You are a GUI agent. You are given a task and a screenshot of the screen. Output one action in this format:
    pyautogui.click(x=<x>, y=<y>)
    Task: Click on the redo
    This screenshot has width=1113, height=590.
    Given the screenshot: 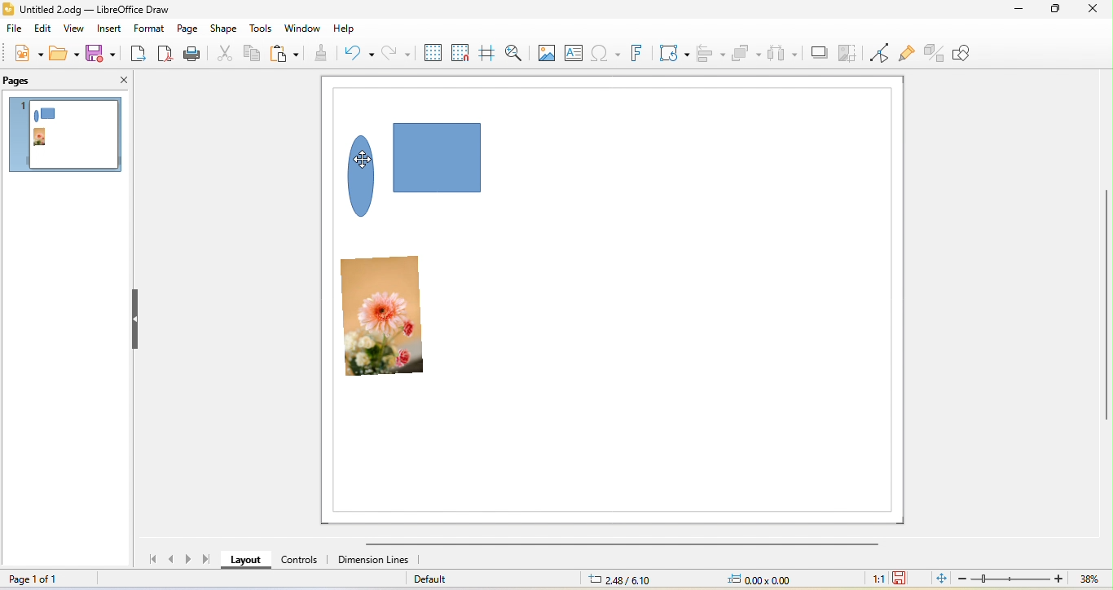 What is the action you would take?
    pyautogui.click(x=396, y=52)
    